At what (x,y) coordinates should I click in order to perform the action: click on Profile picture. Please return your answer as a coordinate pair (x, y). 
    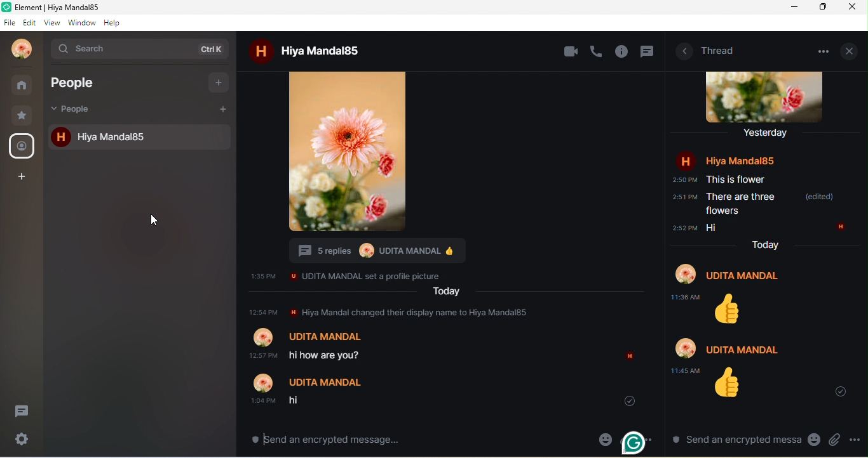
    Looking at the image, I should click on (685, 275).